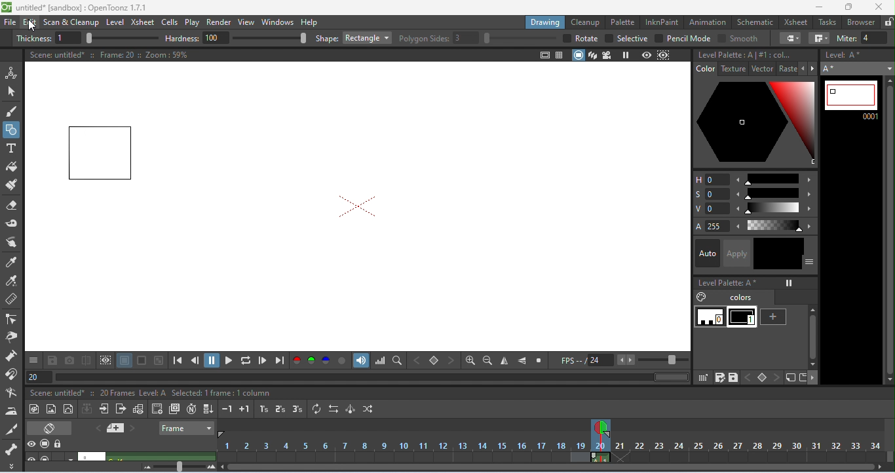 This screenshot has width=895, height=473. Describe the element at coordinates (708, 316) in the screenshot. I see `0` at that location.